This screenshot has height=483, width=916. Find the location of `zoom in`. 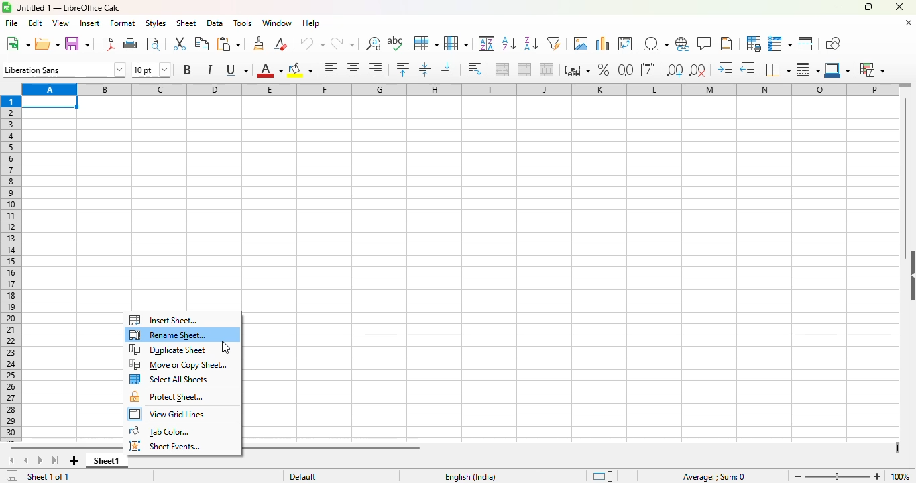

zoom in is located at coordinates (878, 476).